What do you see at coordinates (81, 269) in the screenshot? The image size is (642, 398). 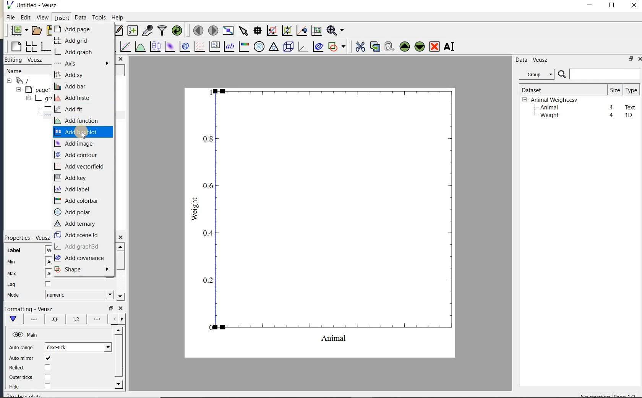 I see `shape` at bounding box center [81, 269].